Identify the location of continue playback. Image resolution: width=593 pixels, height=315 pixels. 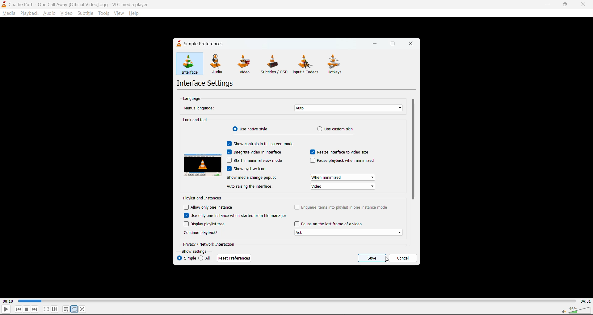
(202, 233).